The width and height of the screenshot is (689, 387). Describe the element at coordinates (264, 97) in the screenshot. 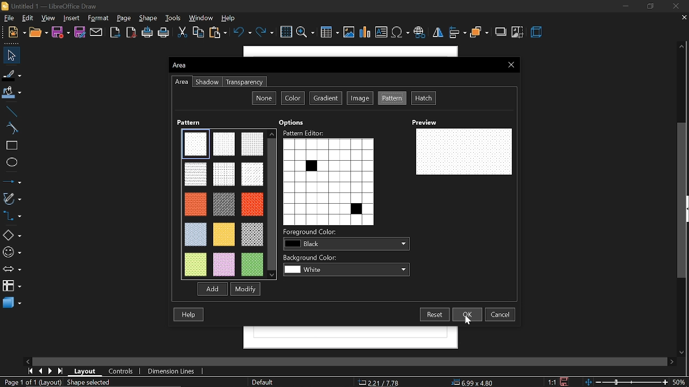

I see `none` at that location.